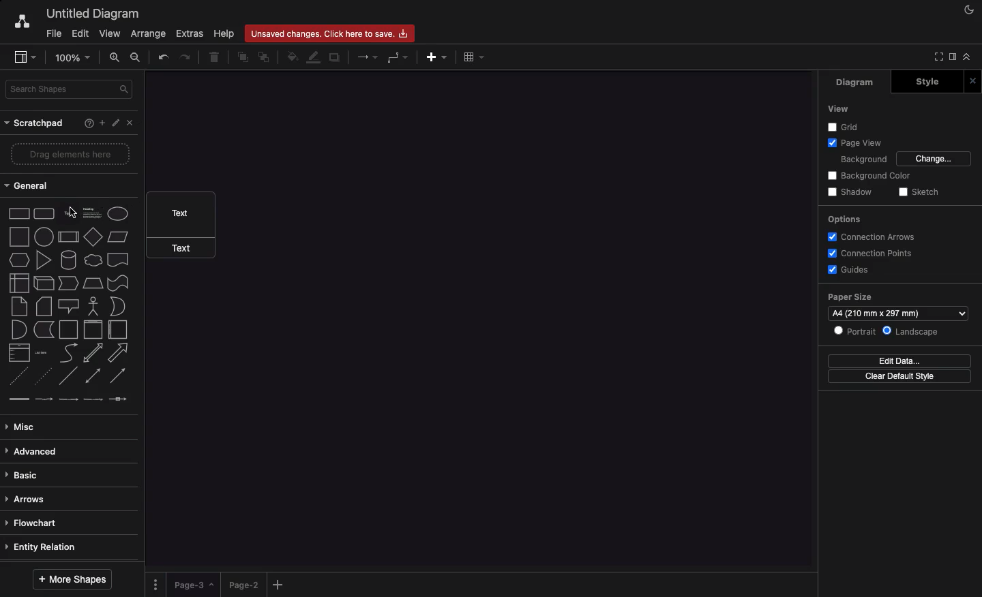 Image resolution: width=982 pixels, height=597 pixels. Describe the element at coordinates (118, 283) in the screenshot. I see `tape` at that location.